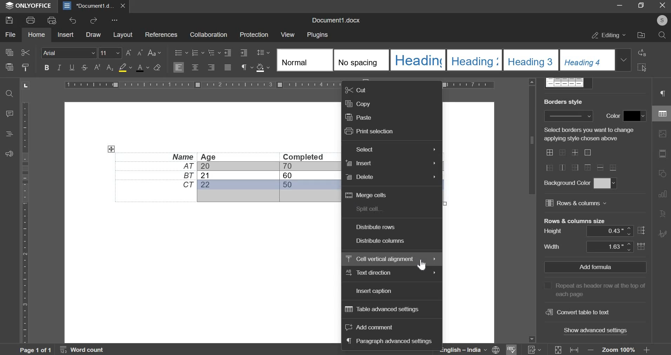  Describe the element at coordinates (609, 35) in the screenshot. I see `editing` at that location.